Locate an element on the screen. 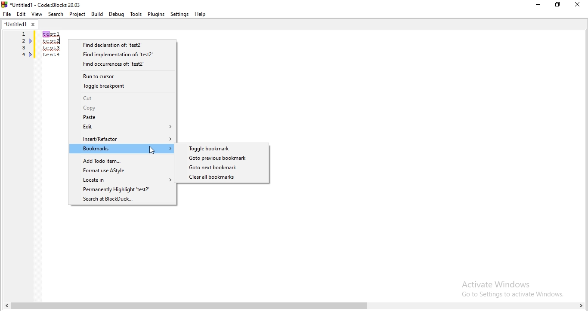 The image size is (588, 311). Add Todo item.. is located at coordinates (121, 159).